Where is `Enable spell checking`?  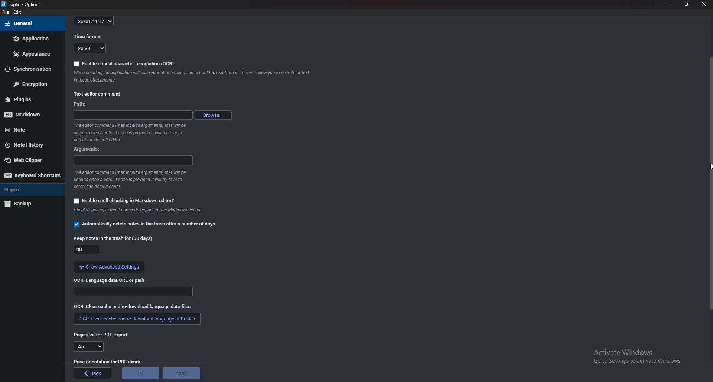 Enable spell checking is located at coordinates (125, 201).